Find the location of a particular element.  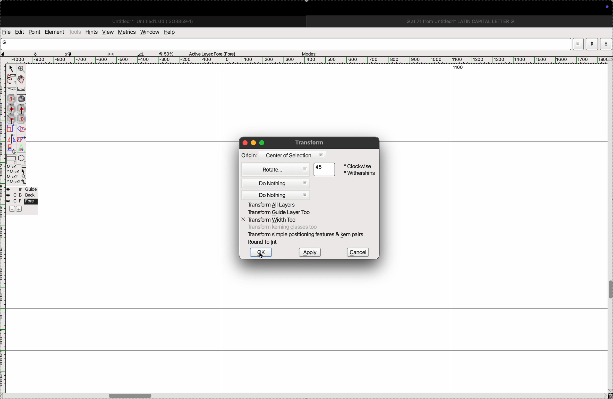

back layer is located at coordinates (21, 195).